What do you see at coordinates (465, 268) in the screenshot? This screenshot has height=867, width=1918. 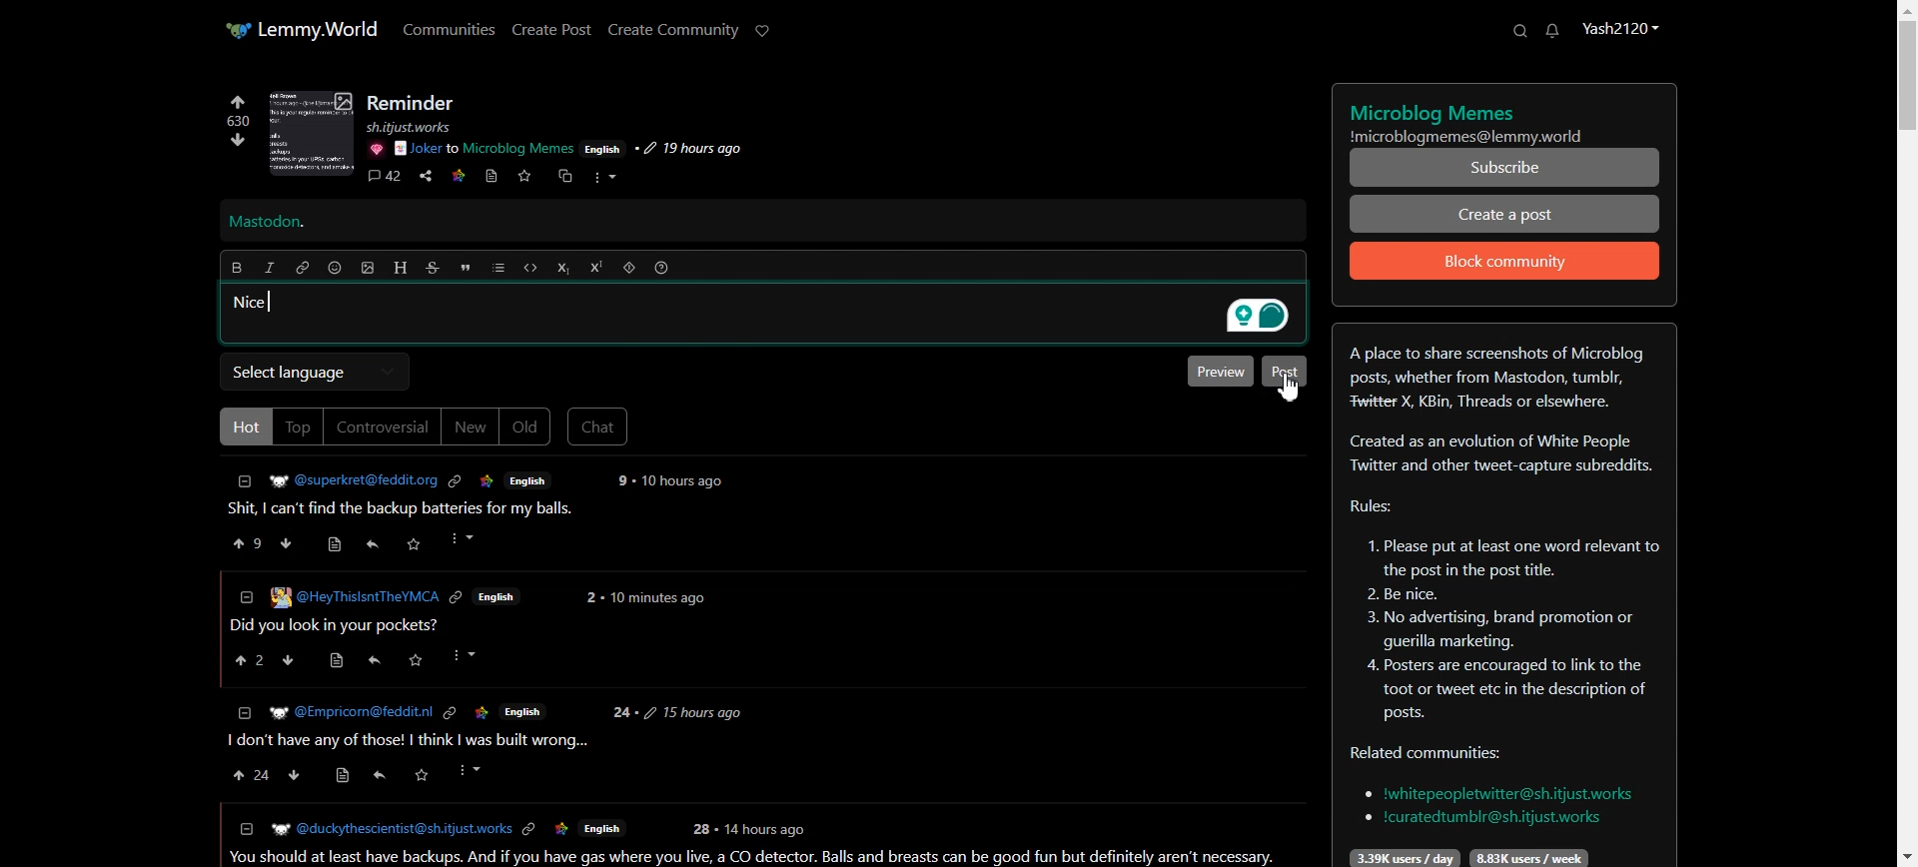 I see `Quote` at bounding box center [465, 268].